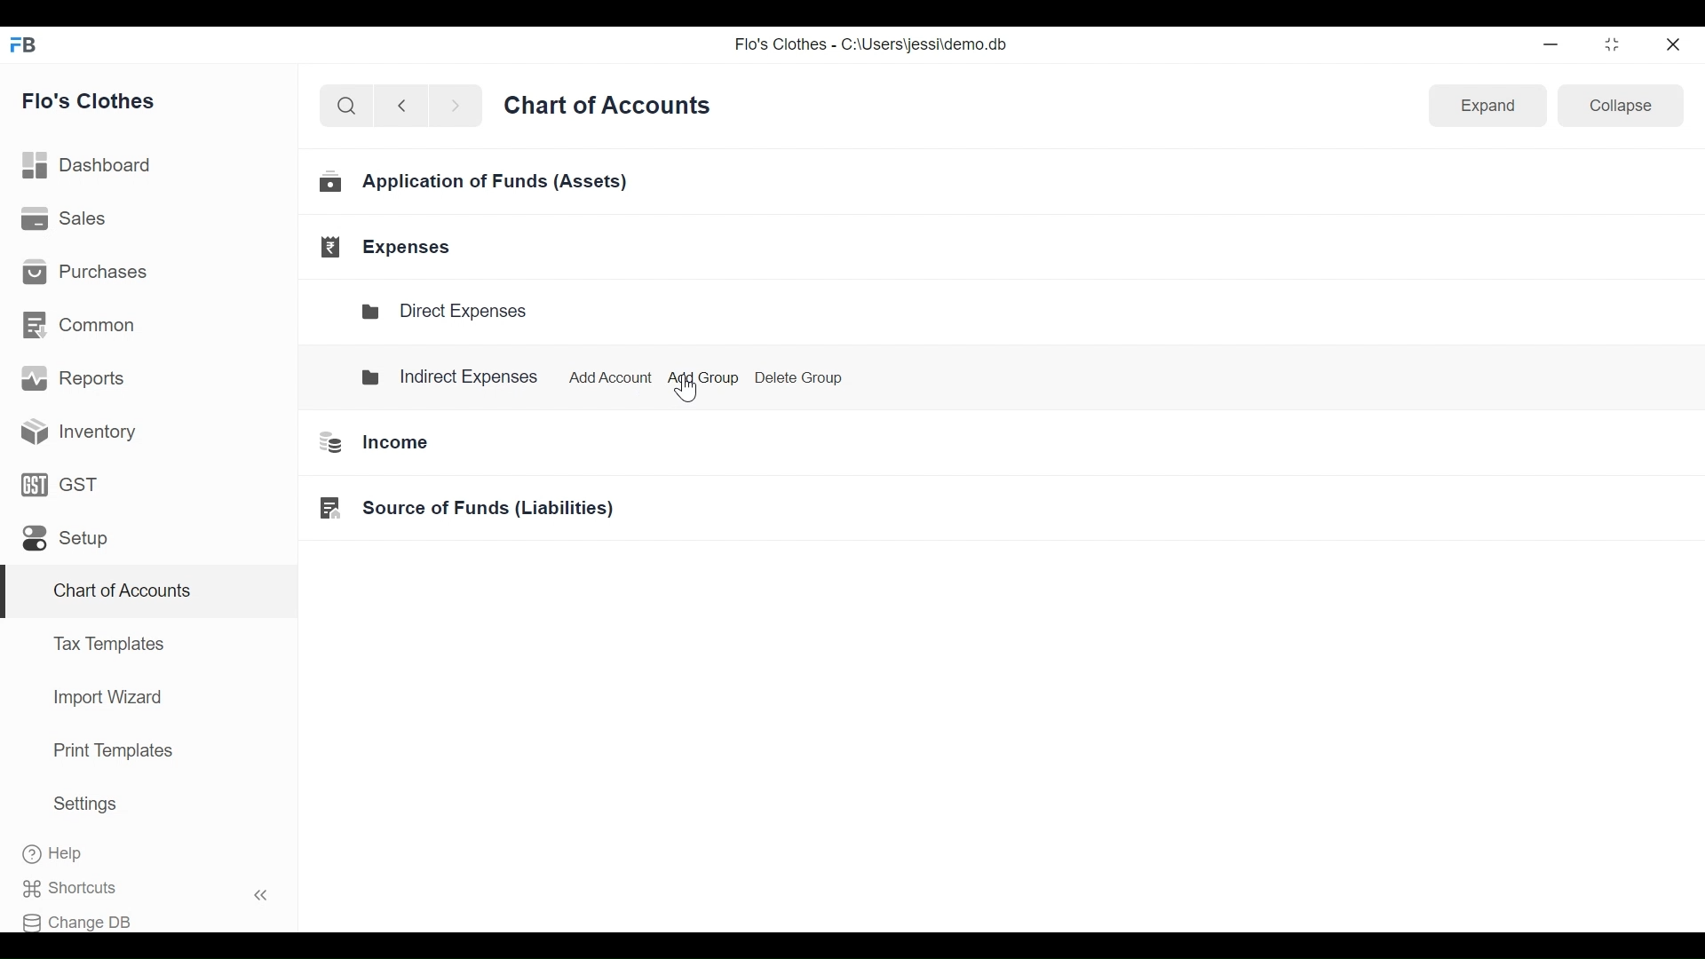 Image resolution: width=1705 pixels, height=959 pixels. I want to click on Settings, so click(84, 807).